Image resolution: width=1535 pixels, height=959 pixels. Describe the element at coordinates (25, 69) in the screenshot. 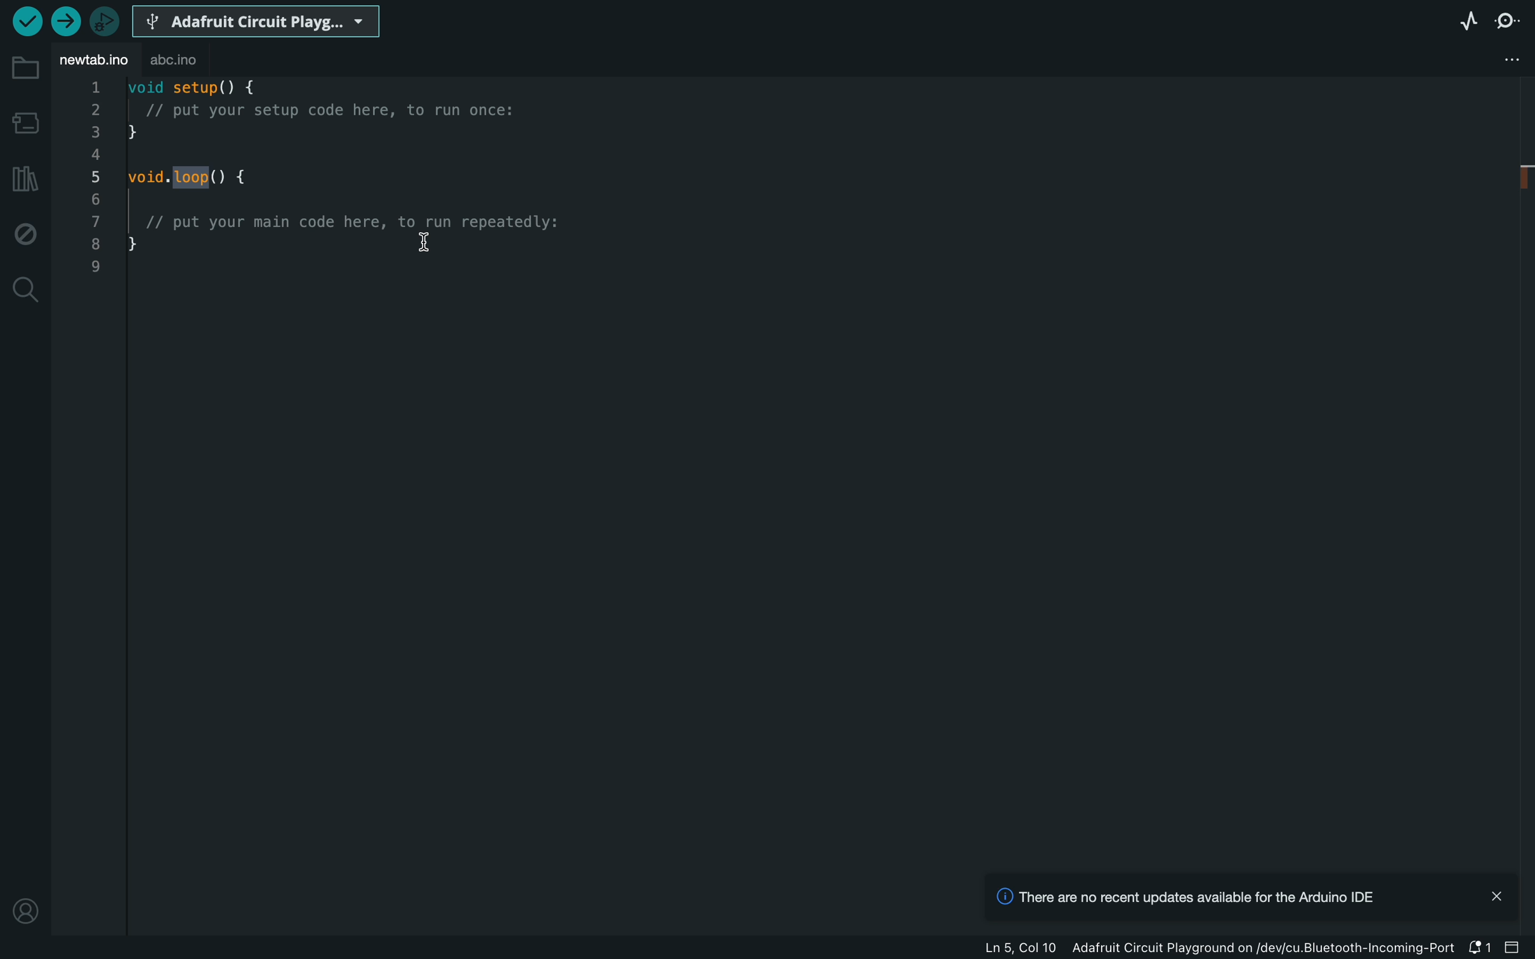

I see `folder` at that location.